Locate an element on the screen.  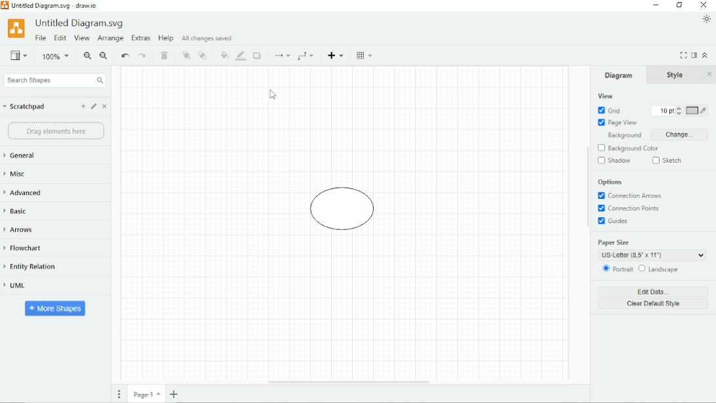
Collapse/Expand is located at coordinates (706, 55).